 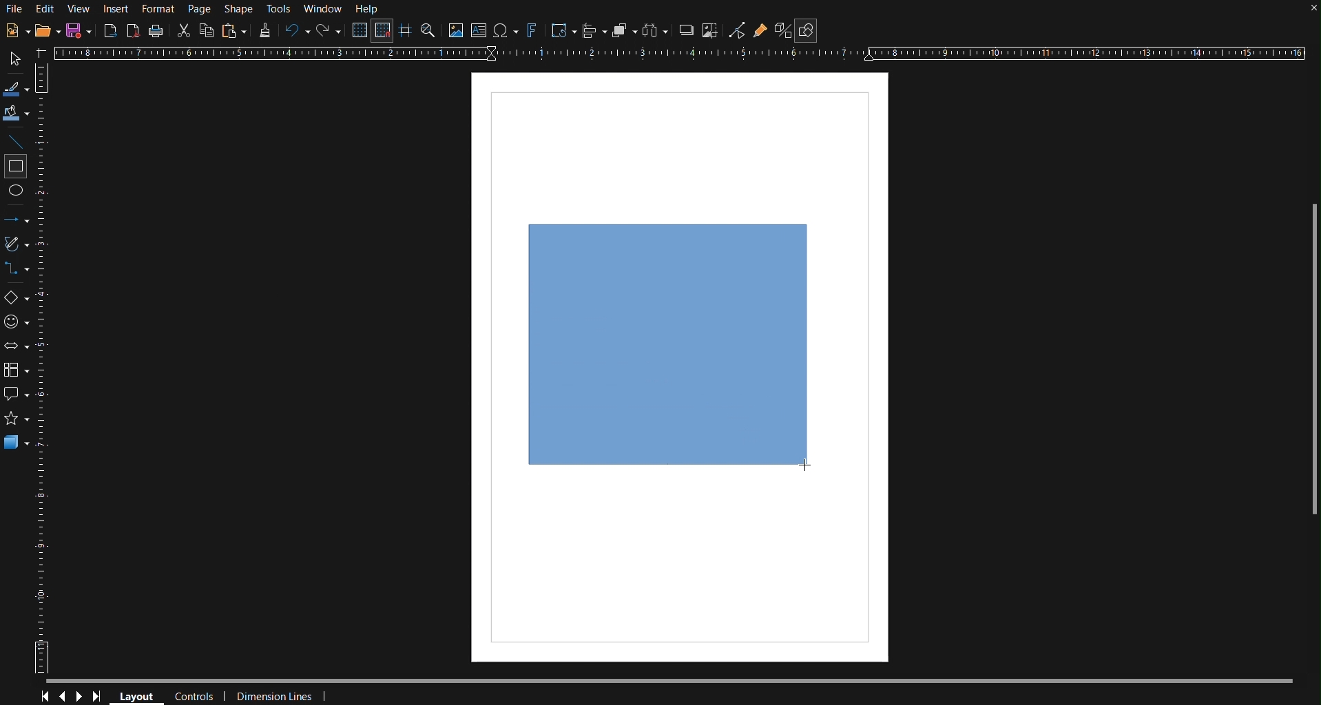 I want to click on Callout Shapes, so click(x=18, y=393).